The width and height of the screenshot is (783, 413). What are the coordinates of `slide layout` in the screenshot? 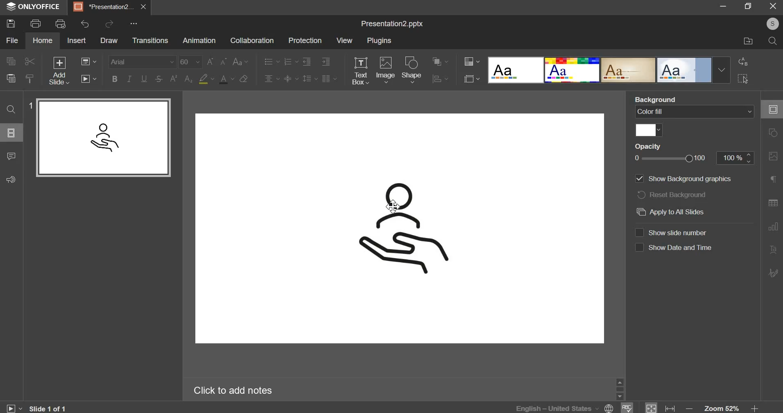 It's located at (11, 132).